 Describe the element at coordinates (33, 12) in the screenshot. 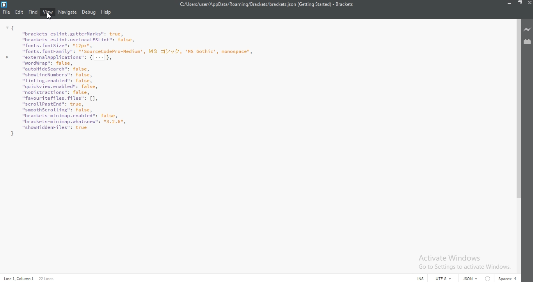

I see `Find` at that location.